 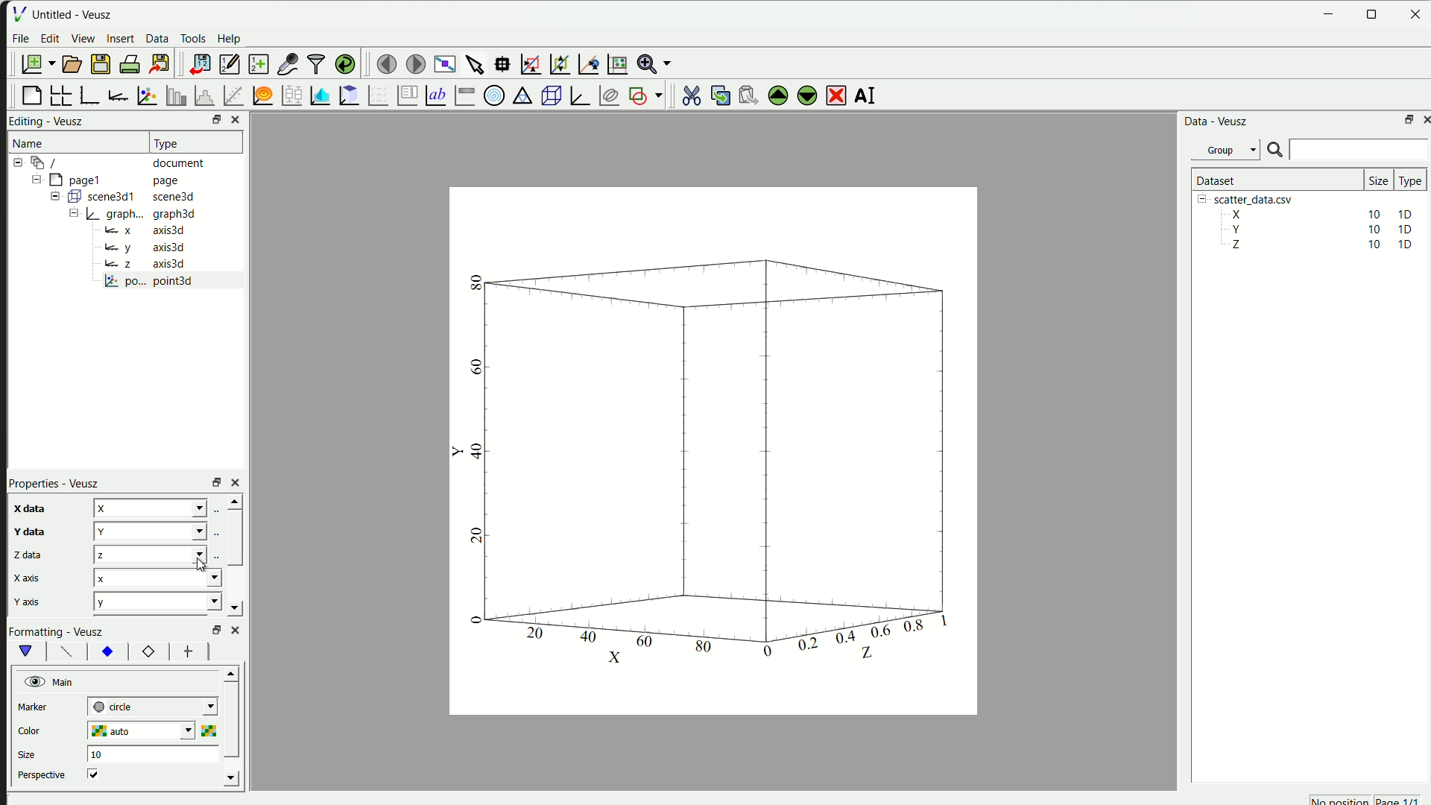 I want to click on Name, so click(x=30, y=141).